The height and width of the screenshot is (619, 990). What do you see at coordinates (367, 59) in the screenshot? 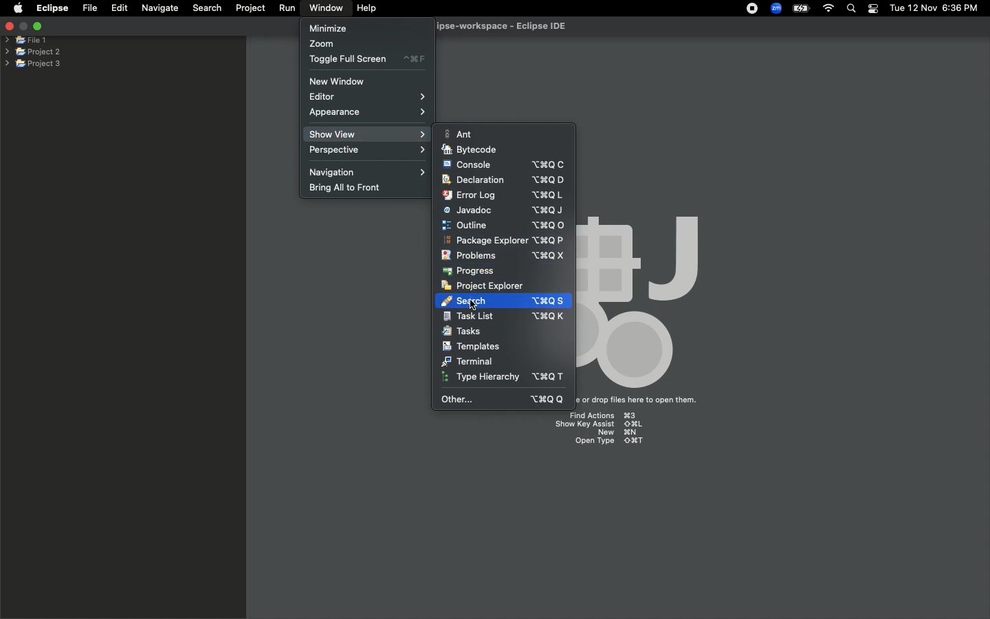
I see `Toggle full screen` at bounding box center [367, 59].